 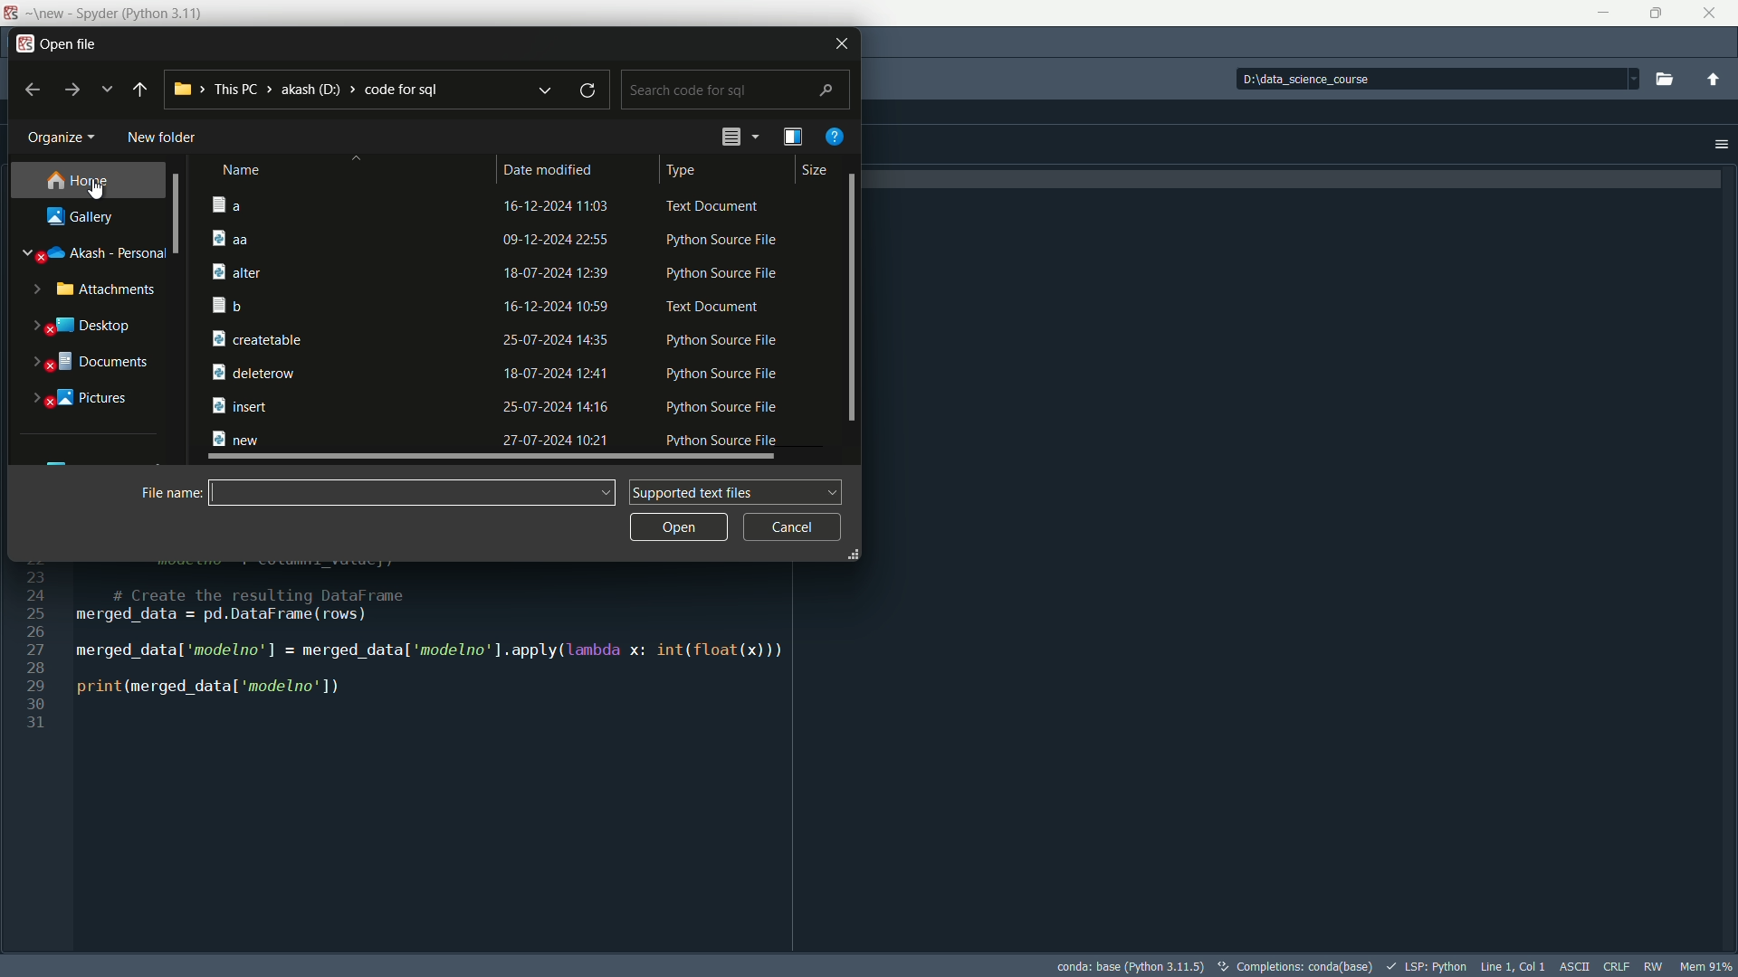 I want to click on filetype, so click(x=715, y=204).